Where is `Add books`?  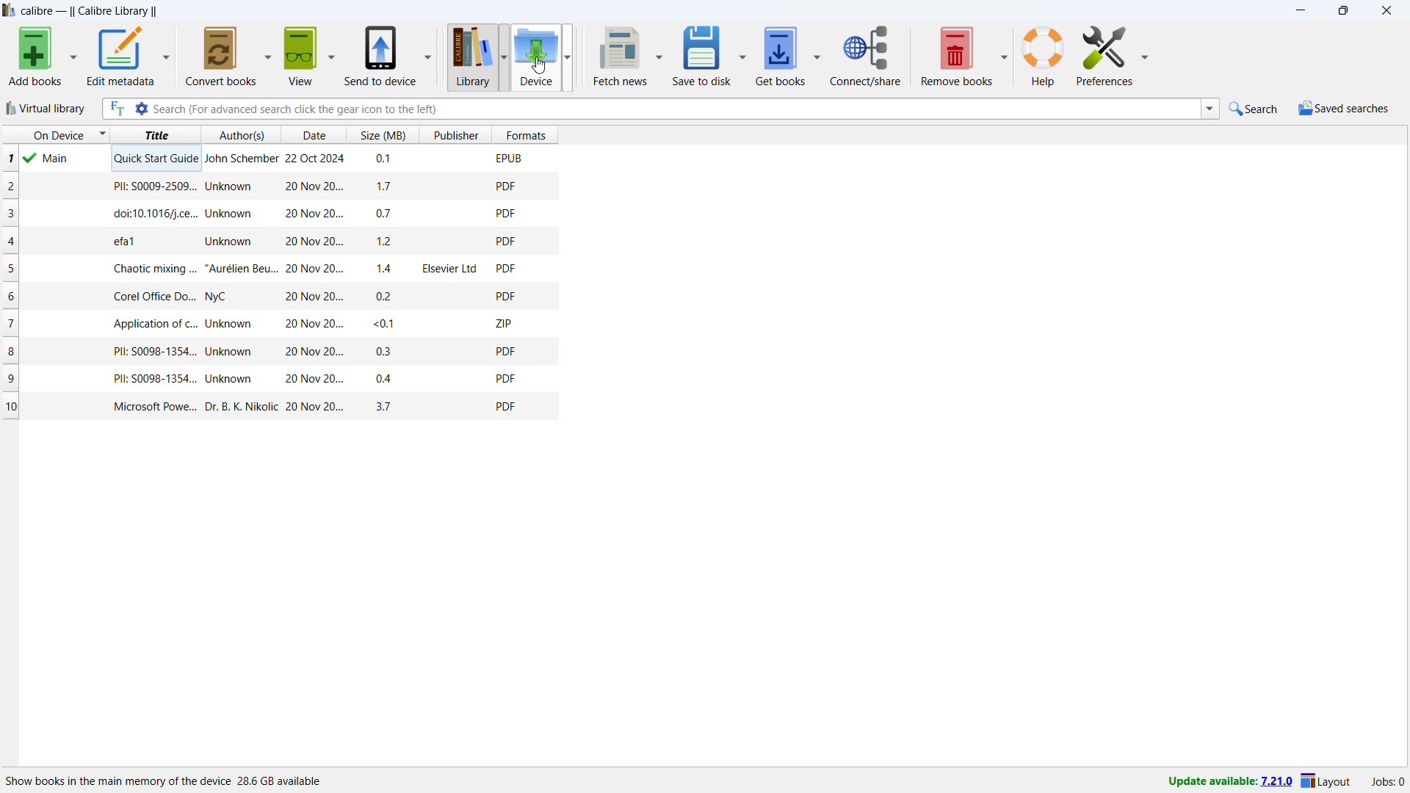 Add books is located at coordinates (34, 57).